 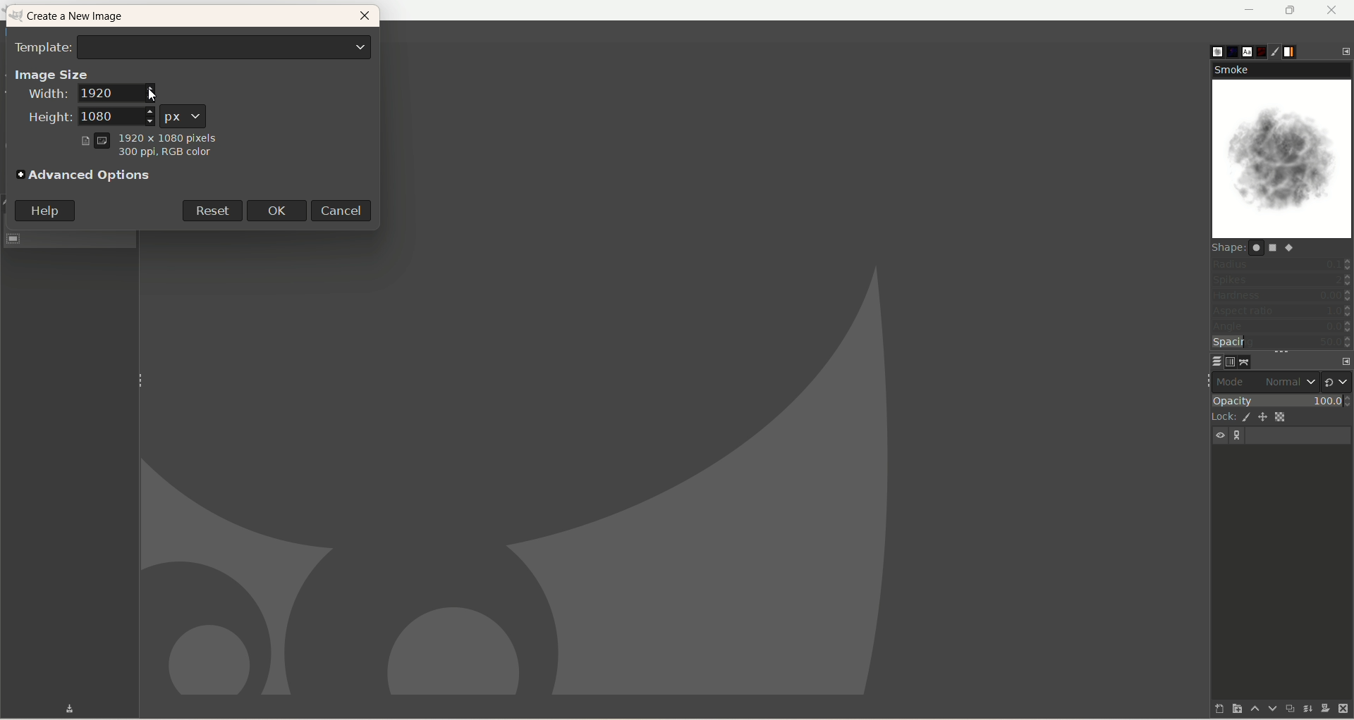 What do you see at coordinates (1281, 399) in the screenshot?
I see `opacity` at bounding box center [1281, 399].